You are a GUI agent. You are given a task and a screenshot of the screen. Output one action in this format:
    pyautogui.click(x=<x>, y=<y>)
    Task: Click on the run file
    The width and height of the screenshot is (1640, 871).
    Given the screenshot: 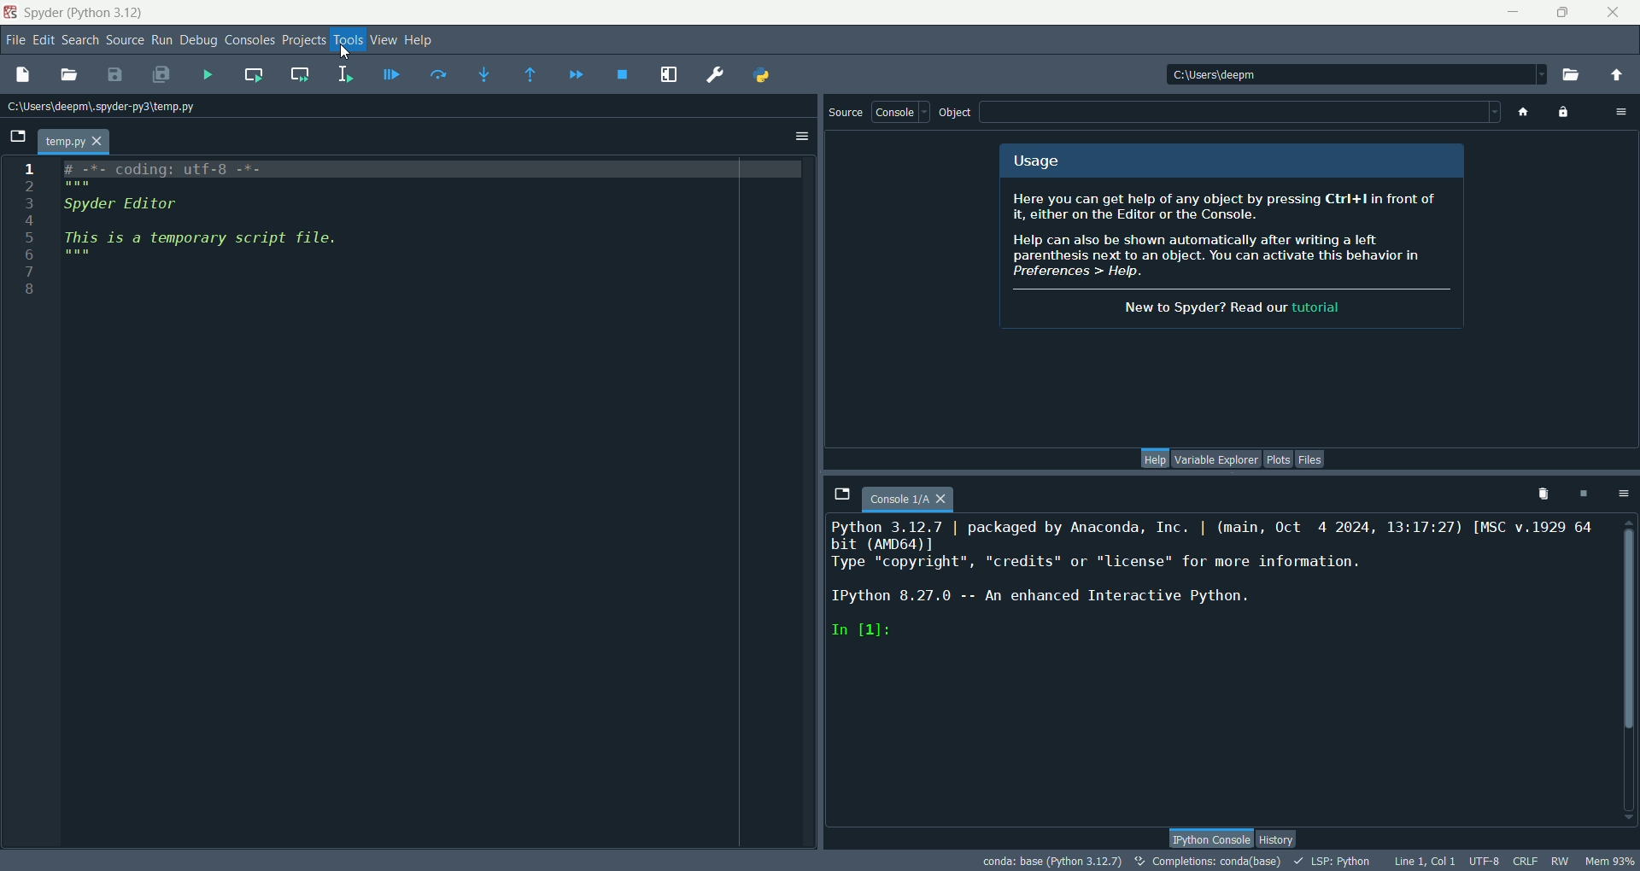 What is the action you would take?
    pyautogui.click(x=208, y=74)
    